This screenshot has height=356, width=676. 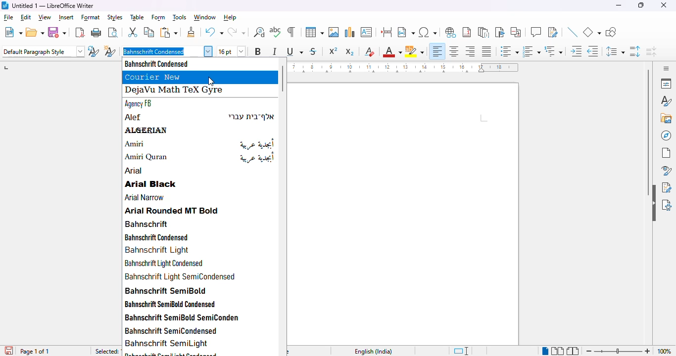 I want to click on clone formatting, so click(x=191, y=31).